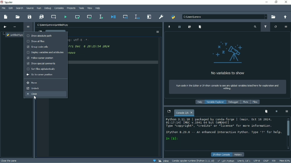 Image resolution: width=291 pixels, height=163 pixels. Describe the element at coordinates (14, 35) in the screenshot. I see `File name` at that location.